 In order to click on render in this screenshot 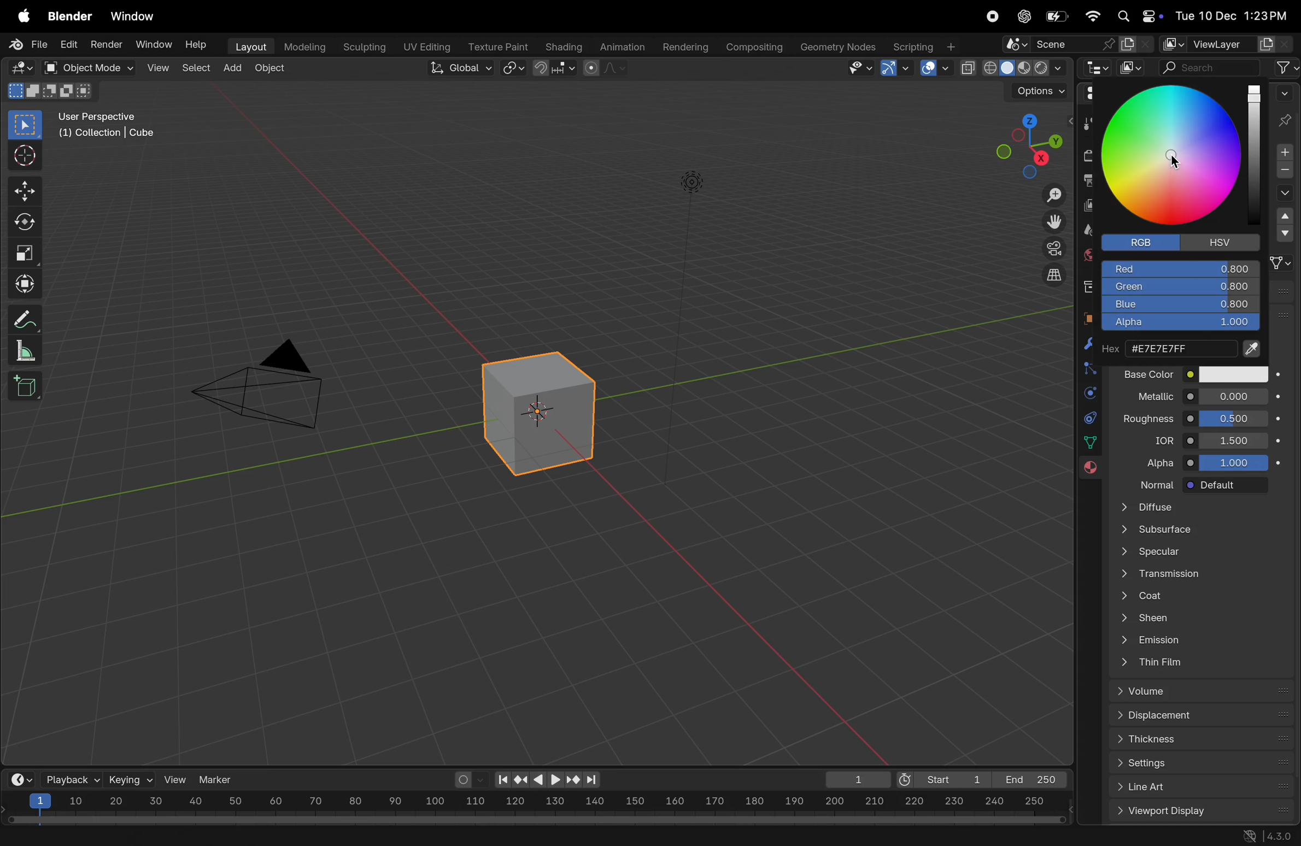, I will do `click(1088, 155)`.